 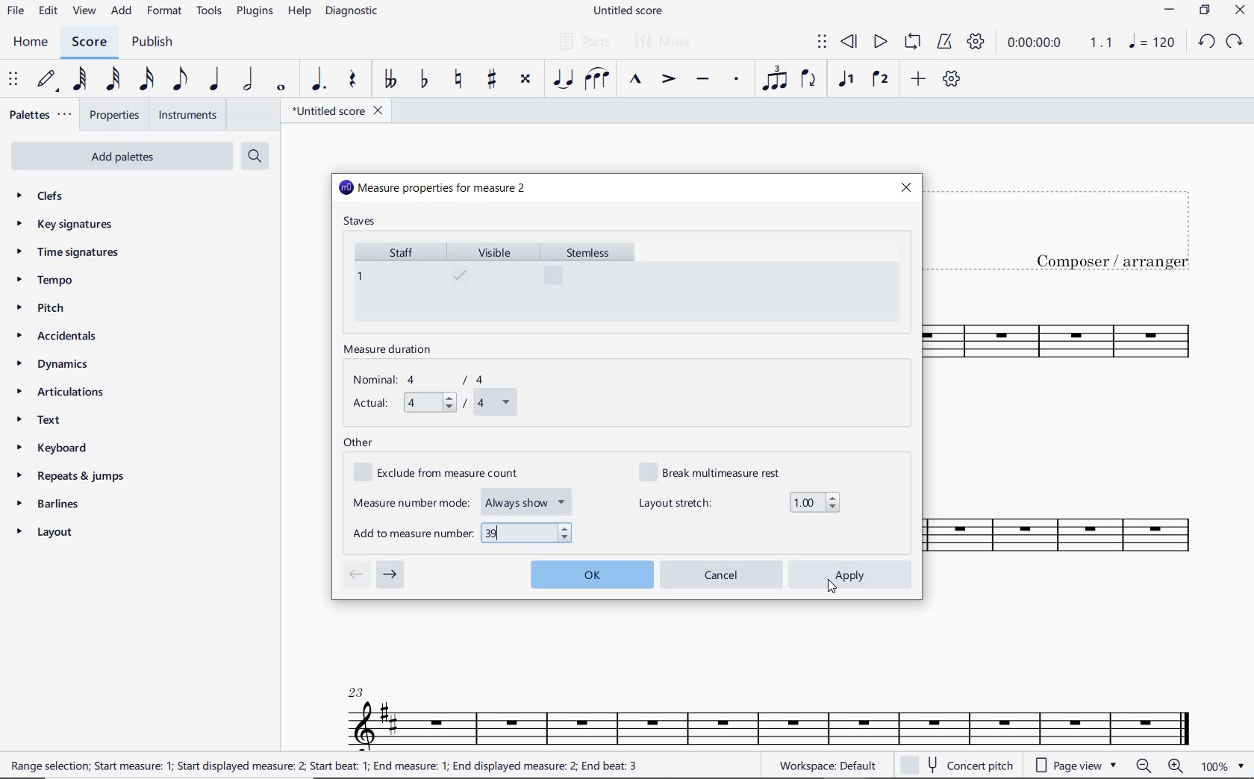 What do you see at coordinates (356, 12) in the screenshot?
I see `DIAGNOSTIC` at bounding box center [356, 12].